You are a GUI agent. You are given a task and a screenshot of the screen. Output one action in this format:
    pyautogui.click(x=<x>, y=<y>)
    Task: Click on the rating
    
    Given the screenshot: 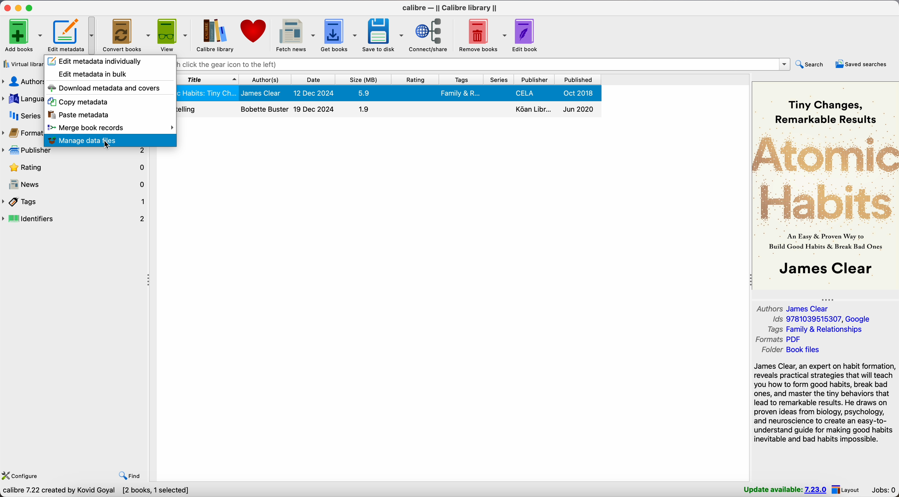 What is the action you would take?
    pyautogui.click(x=415, y=80)
    